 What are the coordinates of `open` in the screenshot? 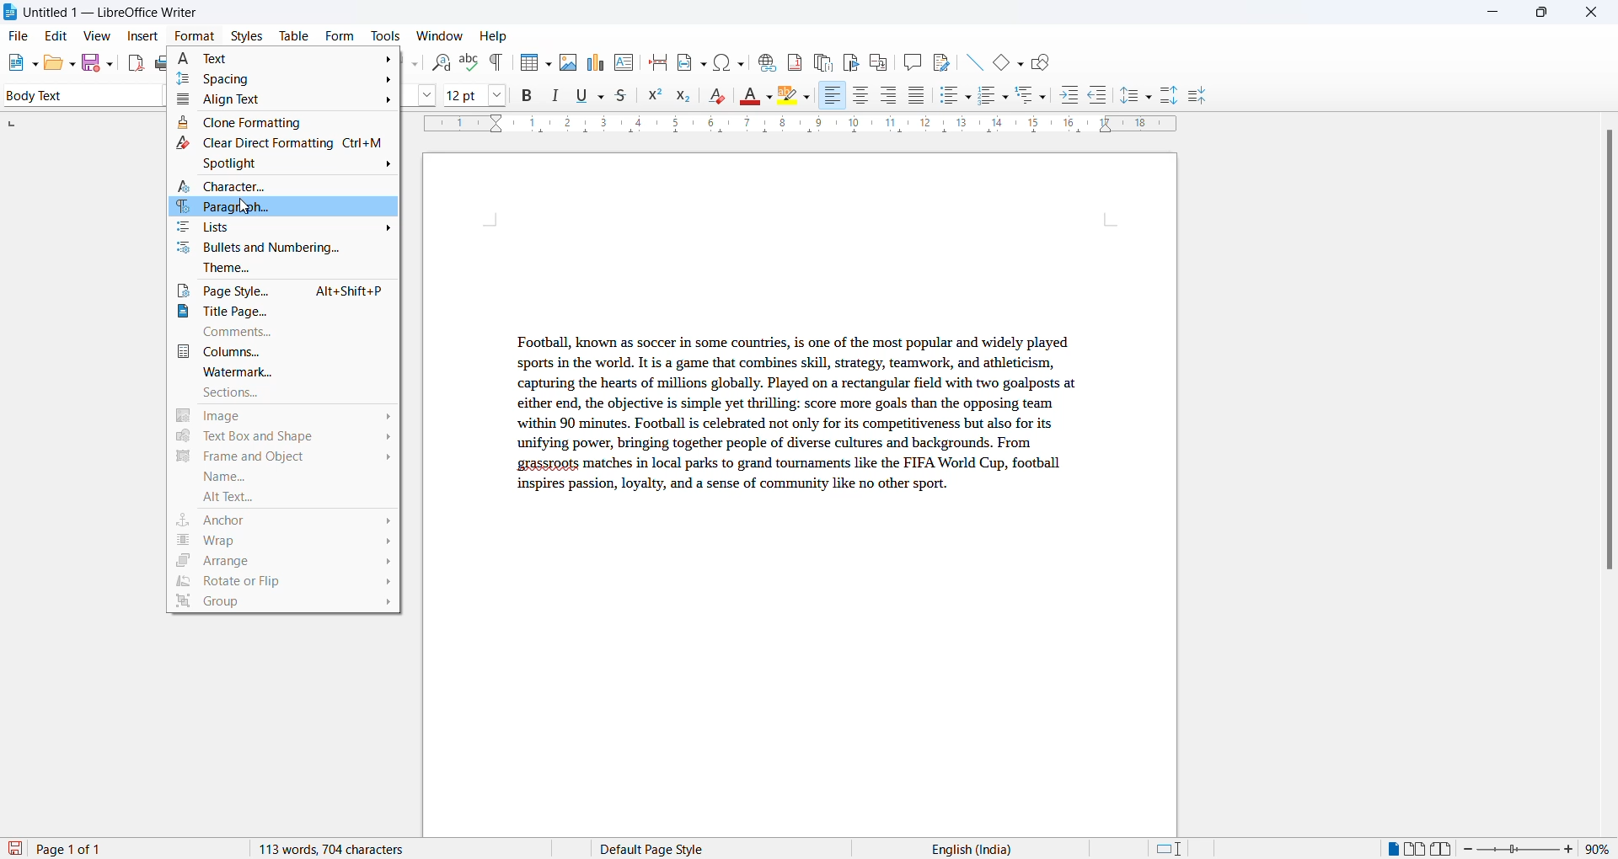 It's located at (59, 62).